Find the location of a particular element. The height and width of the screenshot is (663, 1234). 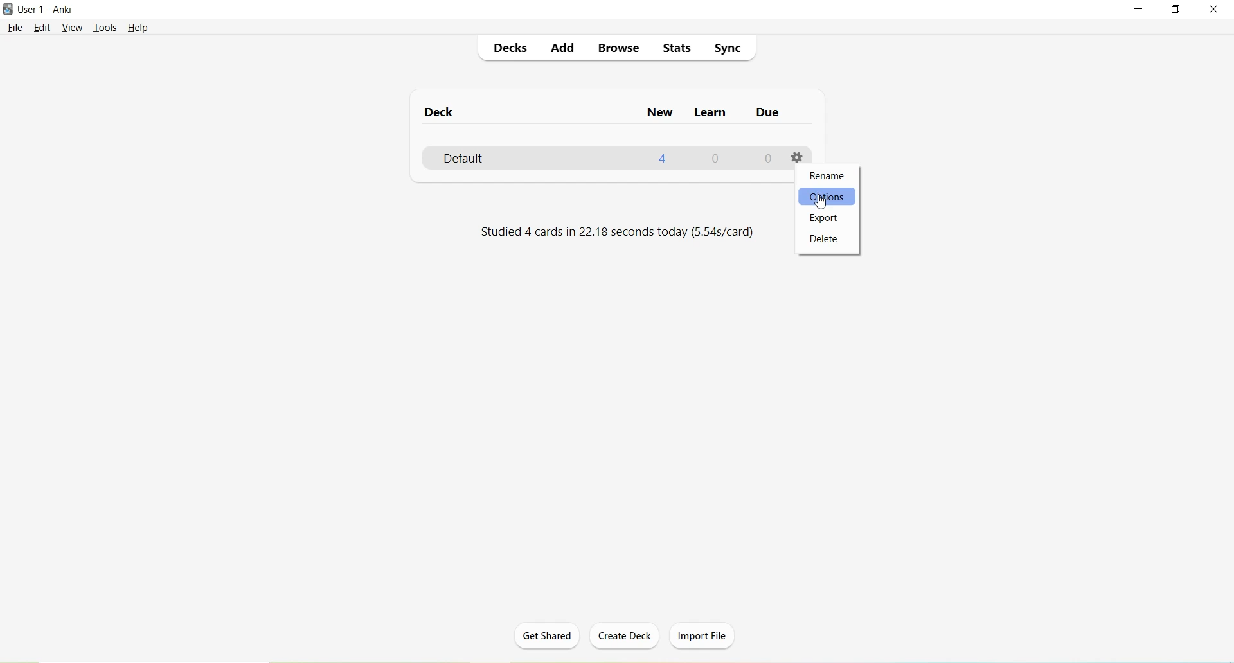

User 1 - Anki is located at coordinates (45, 9).